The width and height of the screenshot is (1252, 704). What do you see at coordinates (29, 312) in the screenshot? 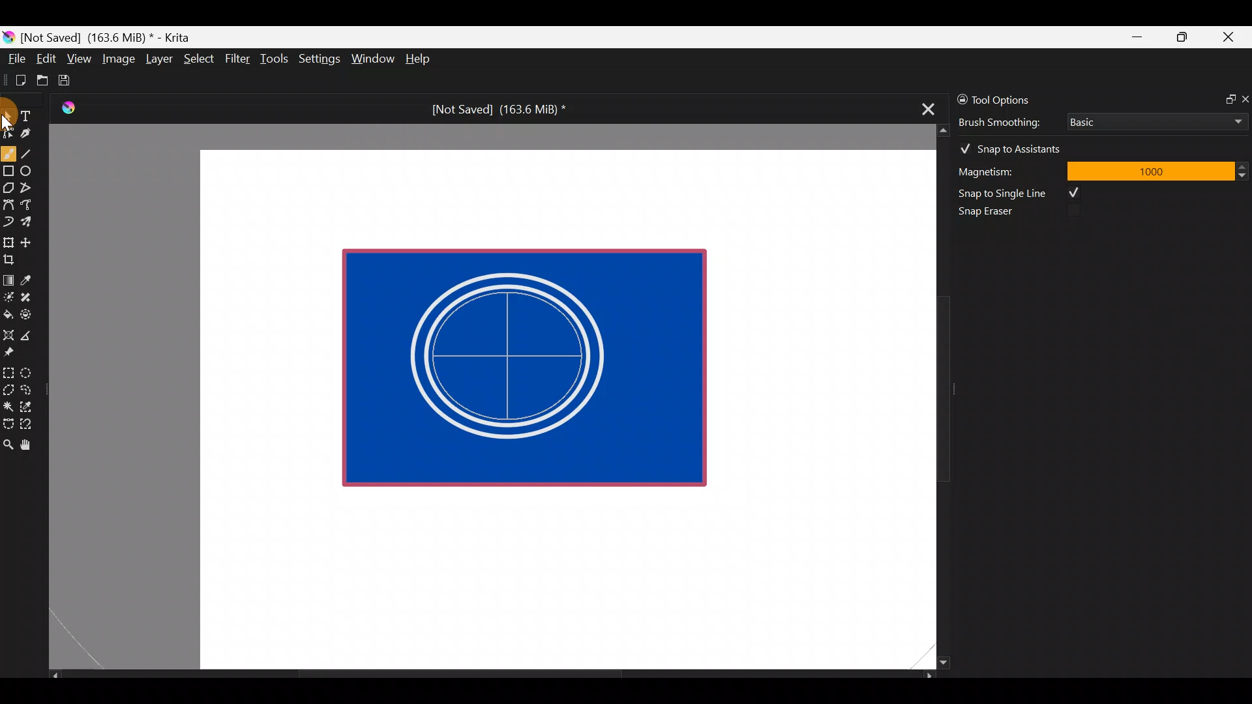
I see `Enclose & fill tool` at bounding box center [29, 312].